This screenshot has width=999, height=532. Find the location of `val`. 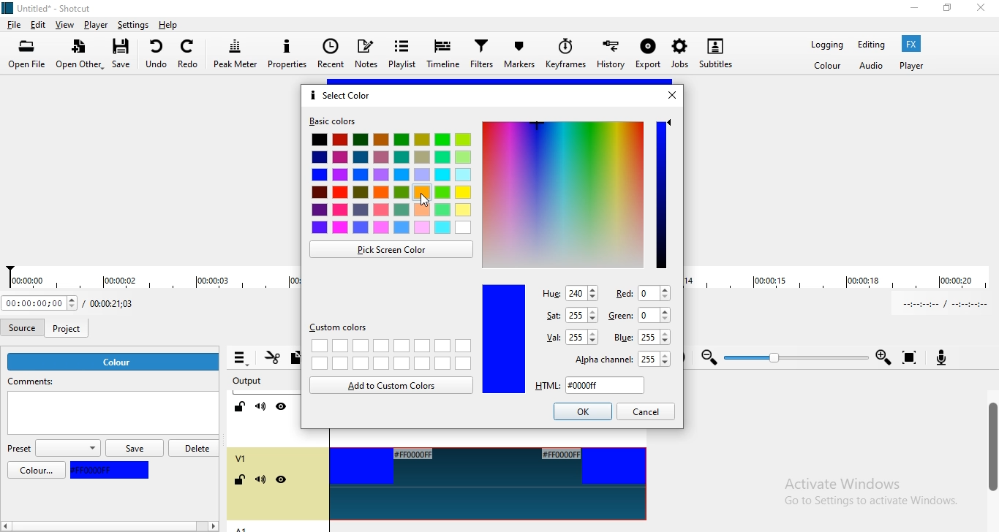

val is located at coordinates (570, 337).